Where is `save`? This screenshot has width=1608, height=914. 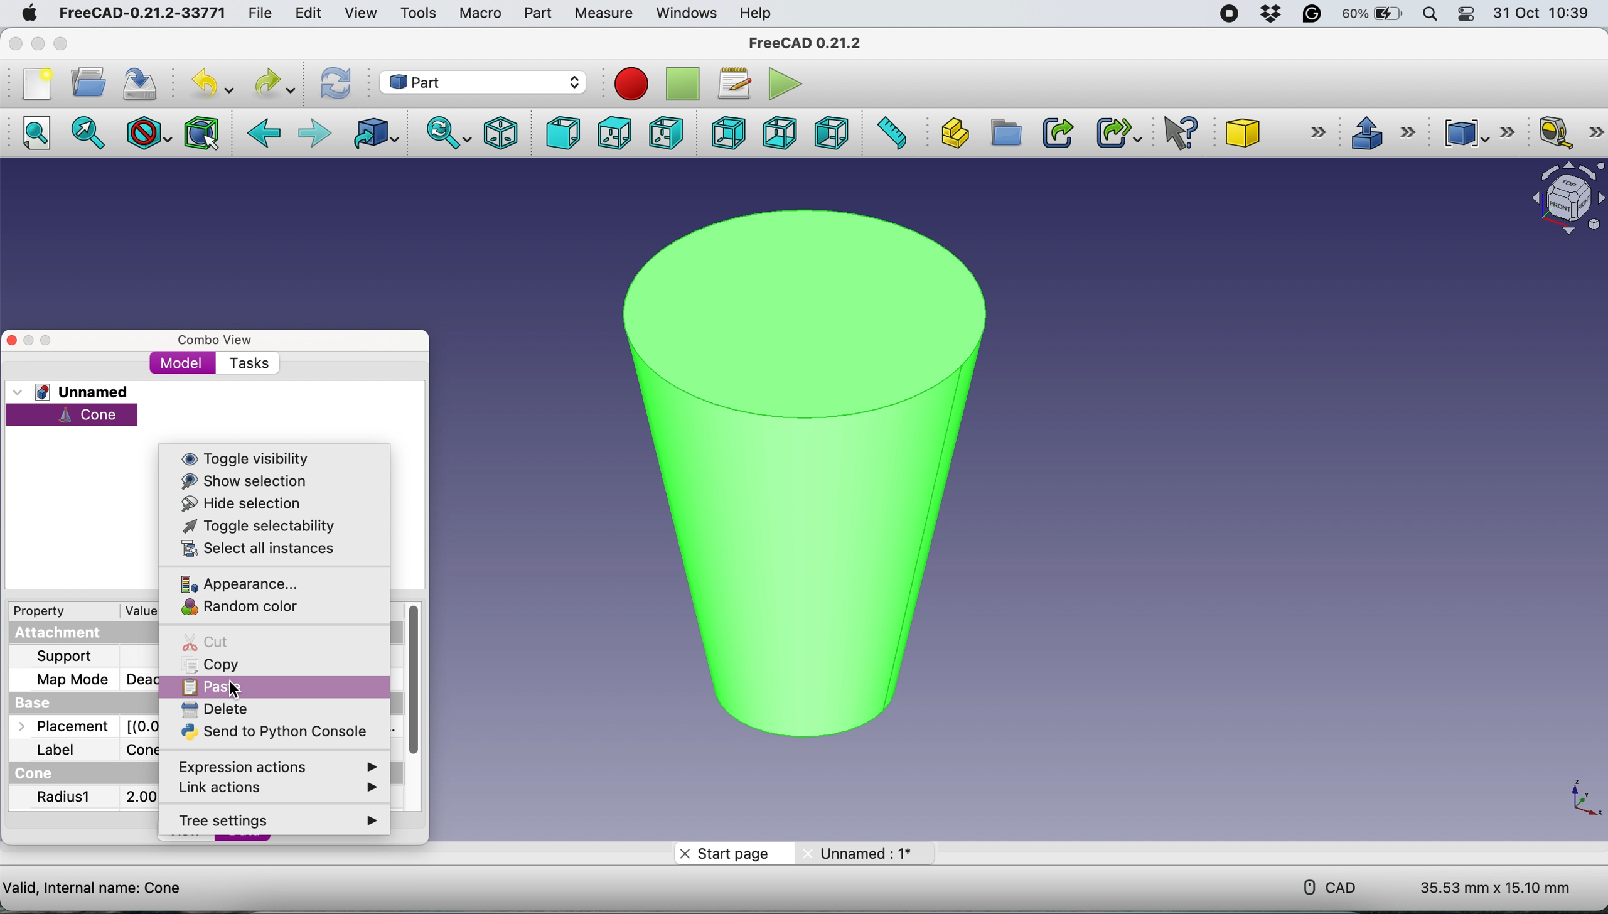
save is located at coordinates (140, 83).